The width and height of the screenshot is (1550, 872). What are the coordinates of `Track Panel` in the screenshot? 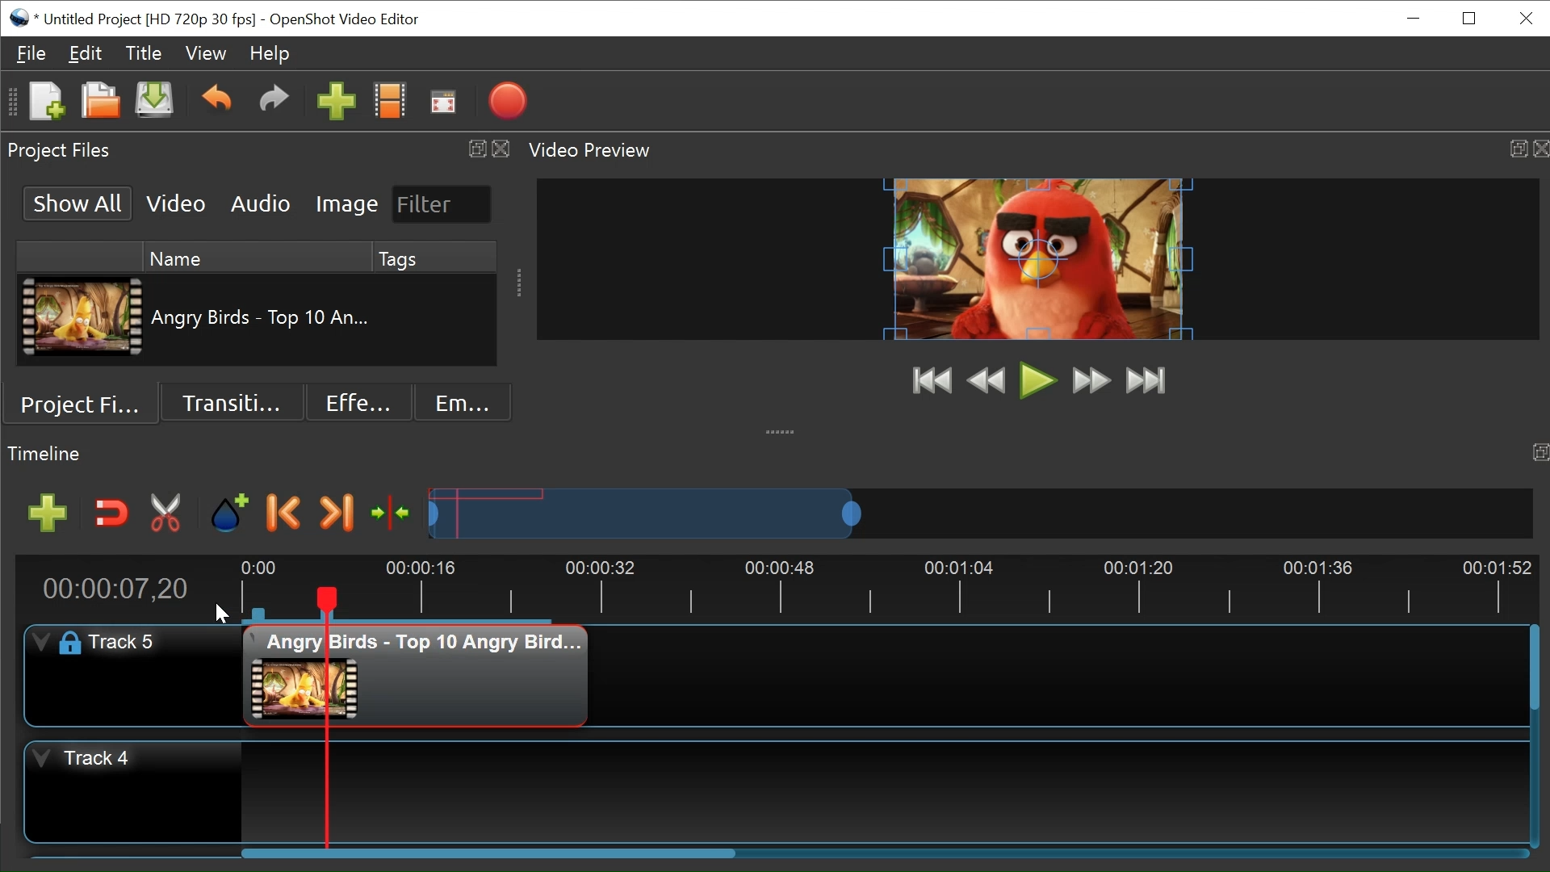 It's located at (876, 791).